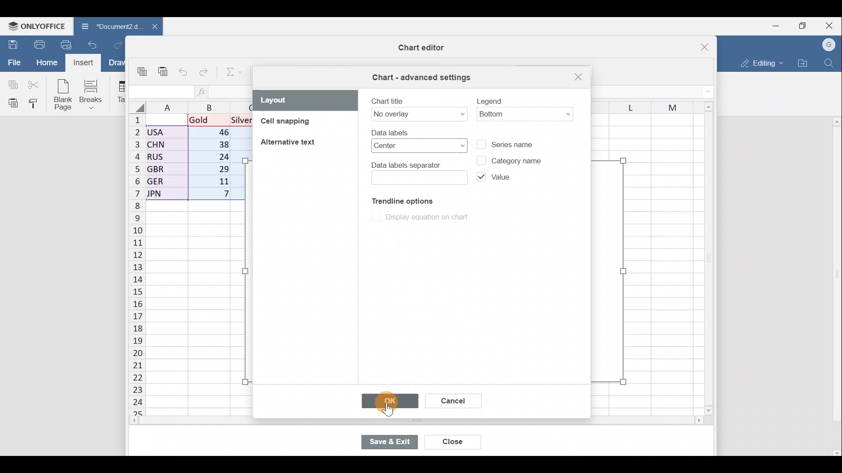  What do you see at coordinates (86, 63) in the screenshot?
I see `Cursor on Insert` at bounding box center [86, 63].